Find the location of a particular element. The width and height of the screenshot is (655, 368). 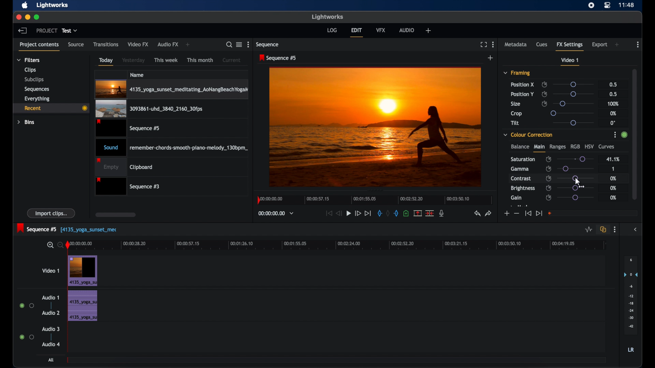

slider is located at coordinates (576, 198).